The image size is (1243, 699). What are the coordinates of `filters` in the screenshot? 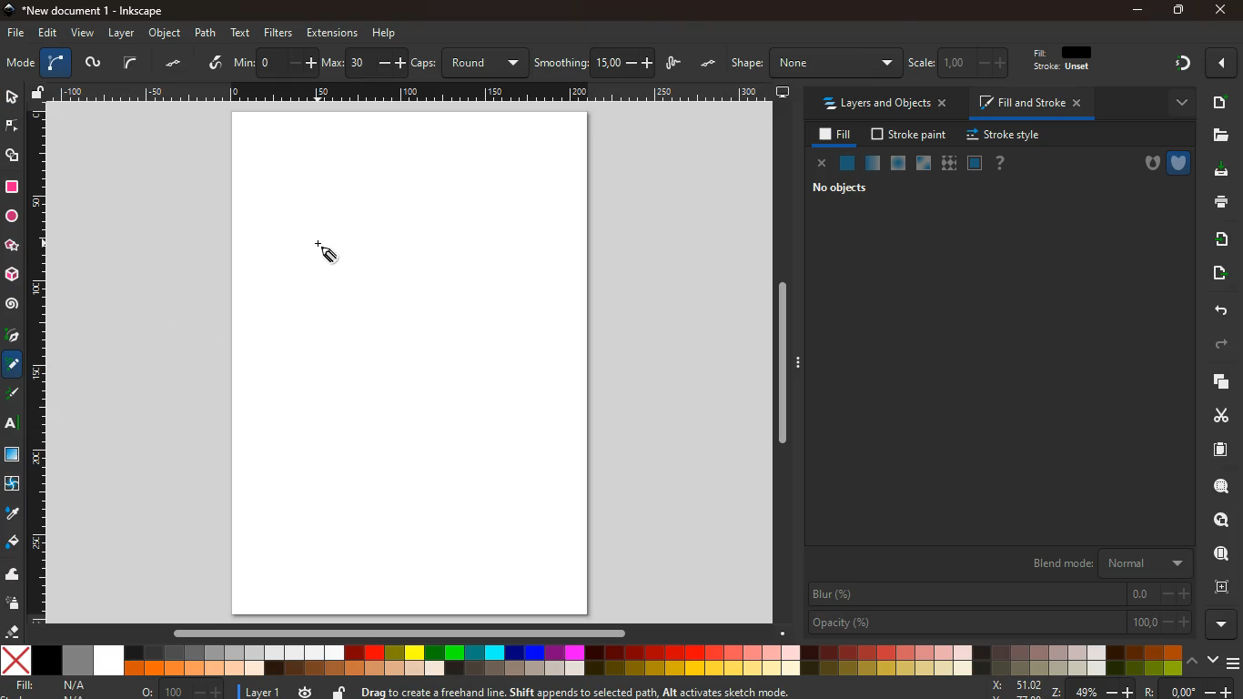 It's located at (281, 33).